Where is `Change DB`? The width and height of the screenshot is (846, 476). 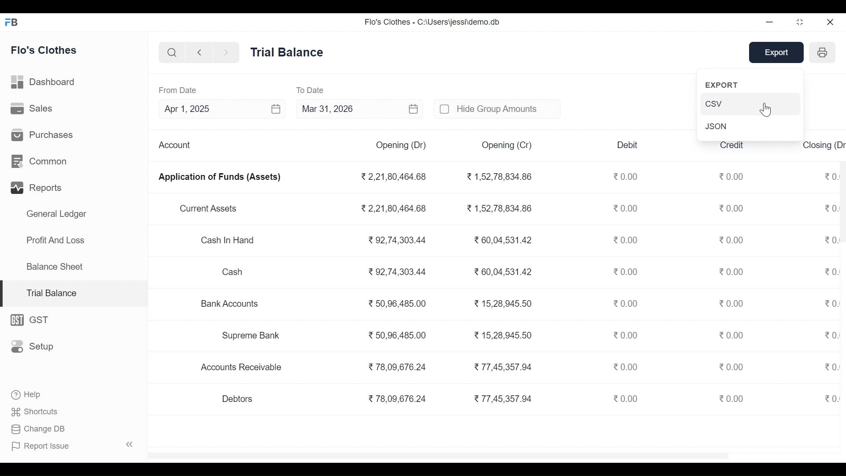
Change DB is located at coordinates (40, 429).